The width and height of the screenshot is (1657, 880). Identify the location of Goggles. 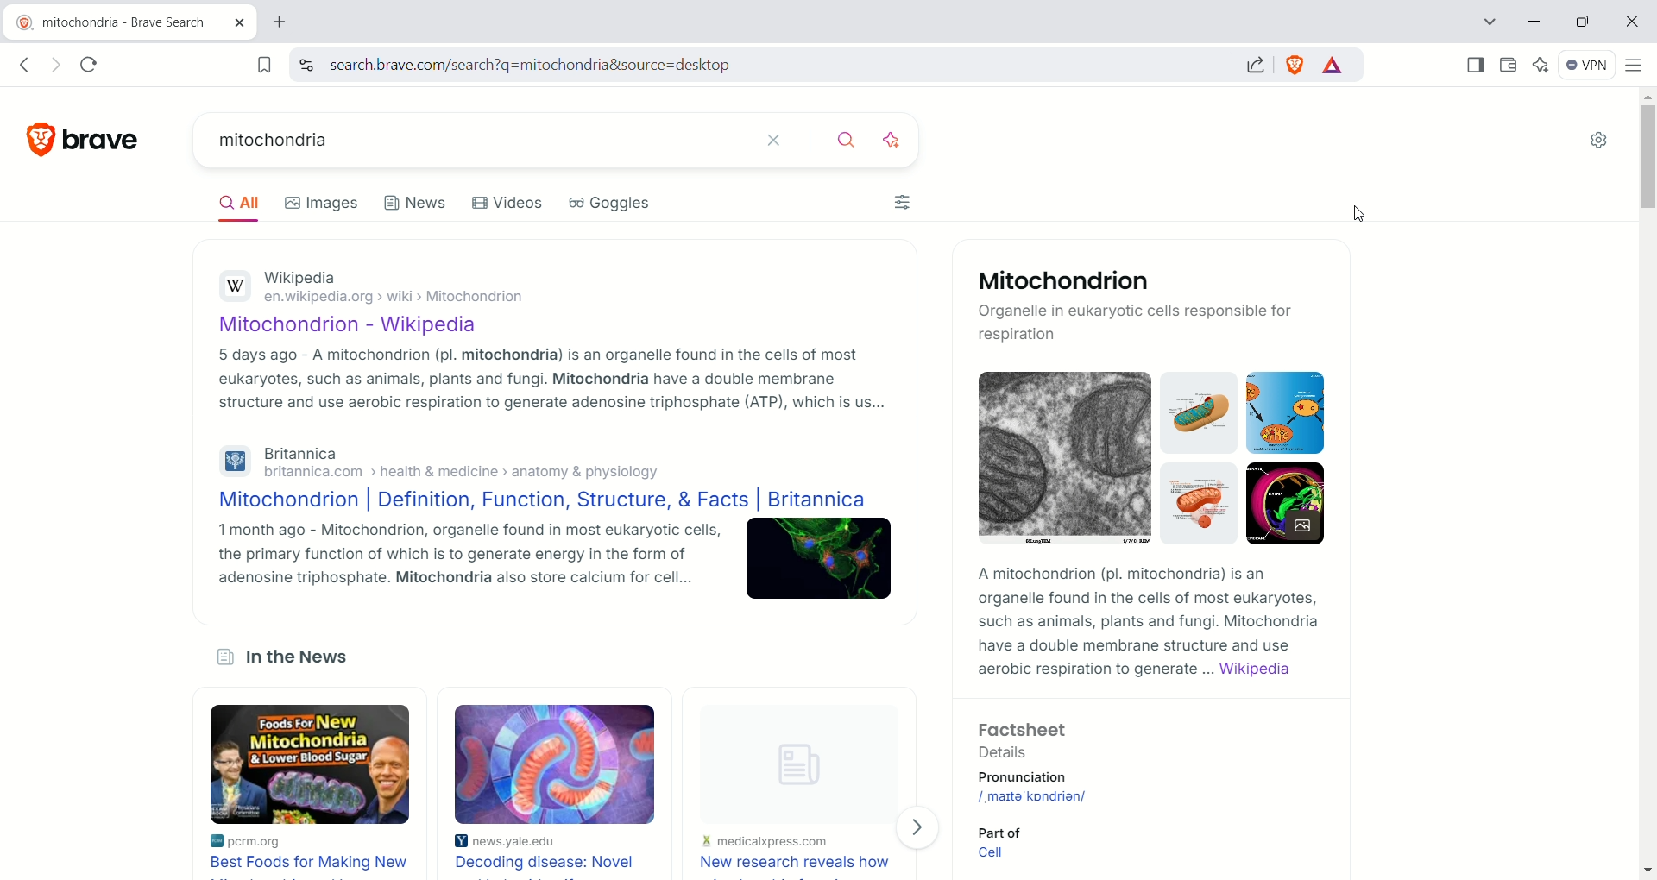
(613, 205).